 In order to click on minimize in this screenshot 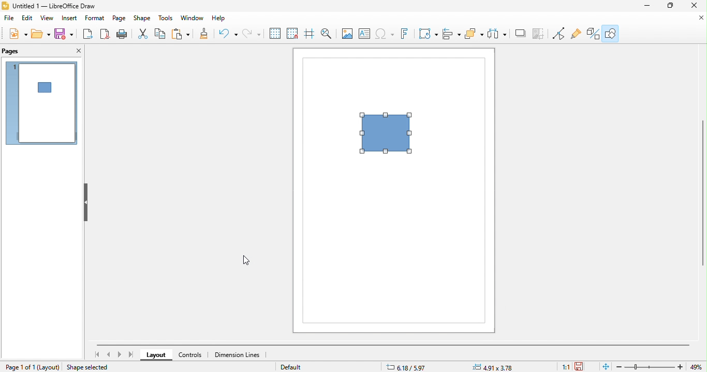, I will do `click(698, 18)`.